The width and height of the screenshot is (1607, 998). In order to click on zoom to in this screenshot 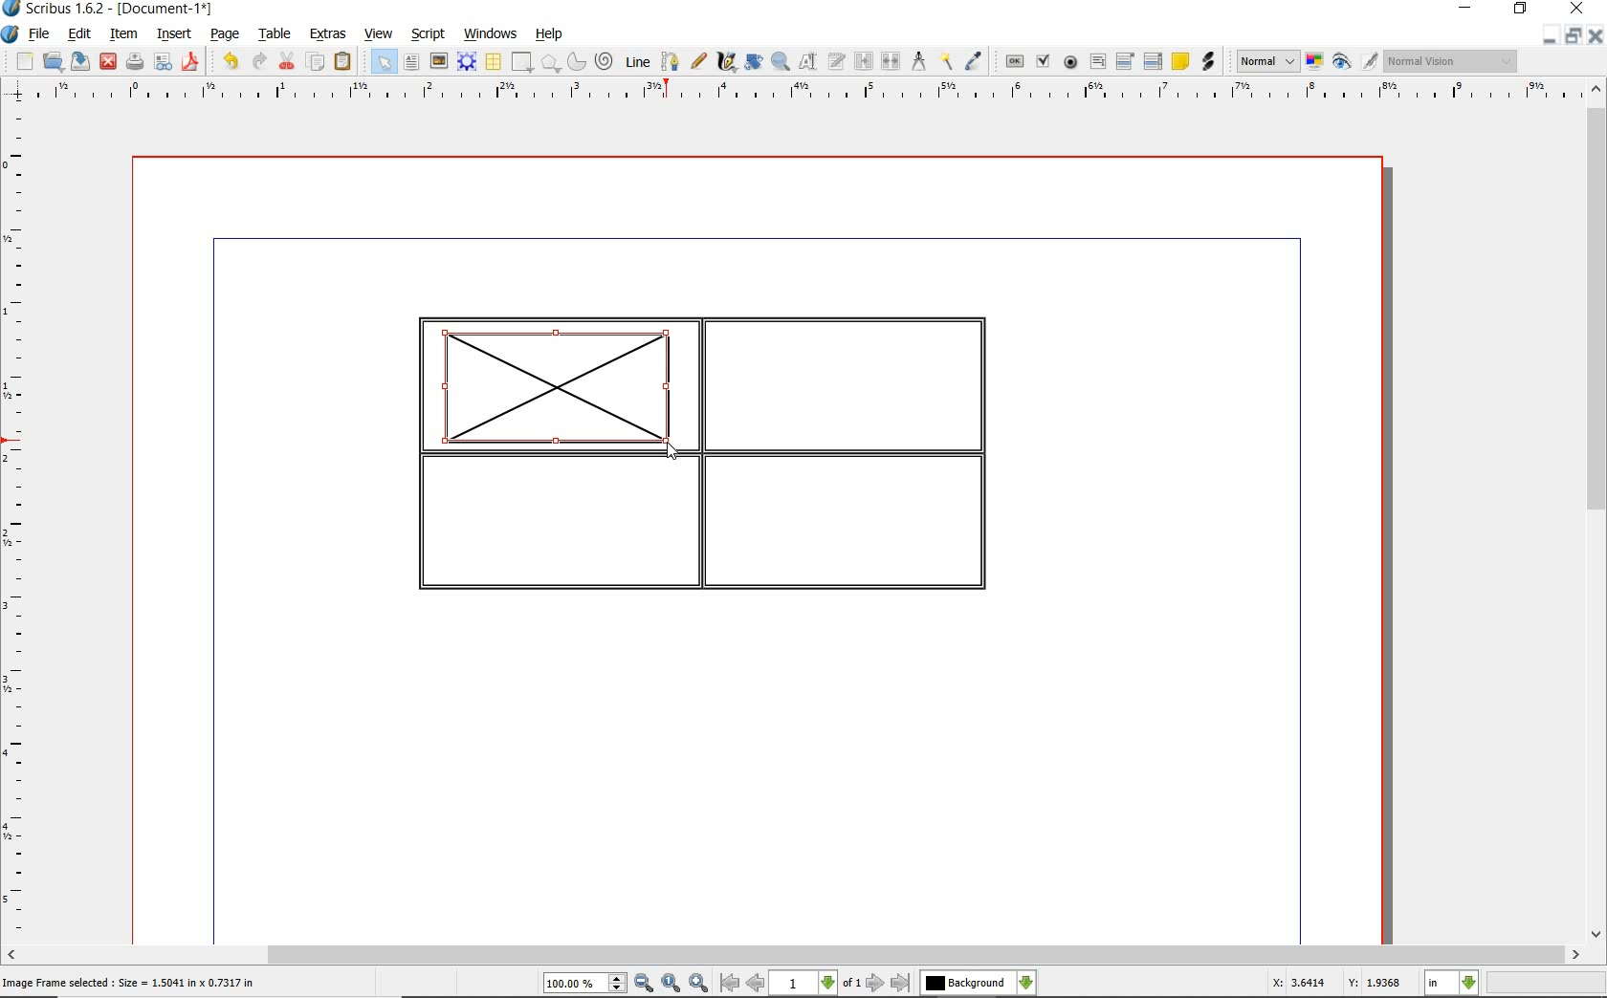, I will do `click(671, 984)`.